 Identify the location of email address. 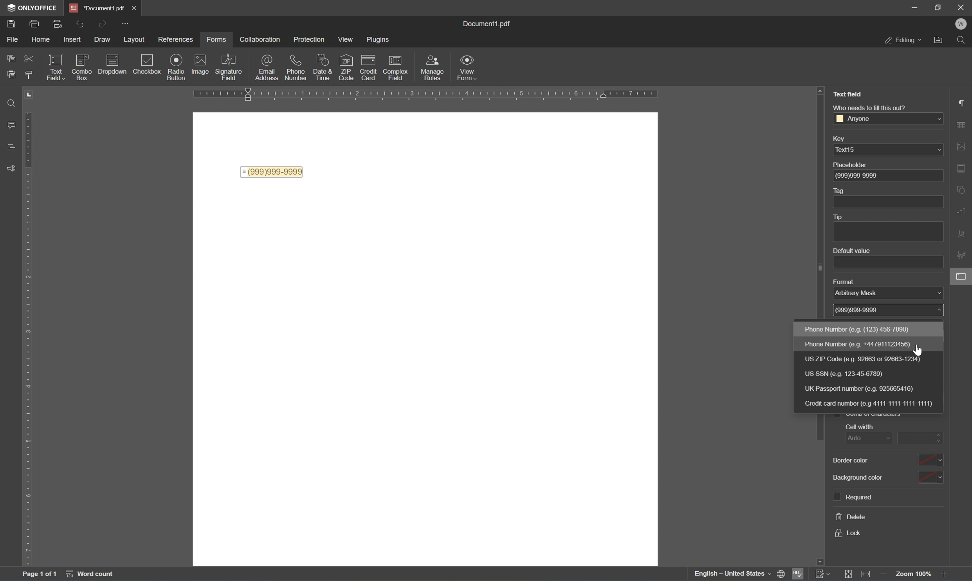
(266, 69).